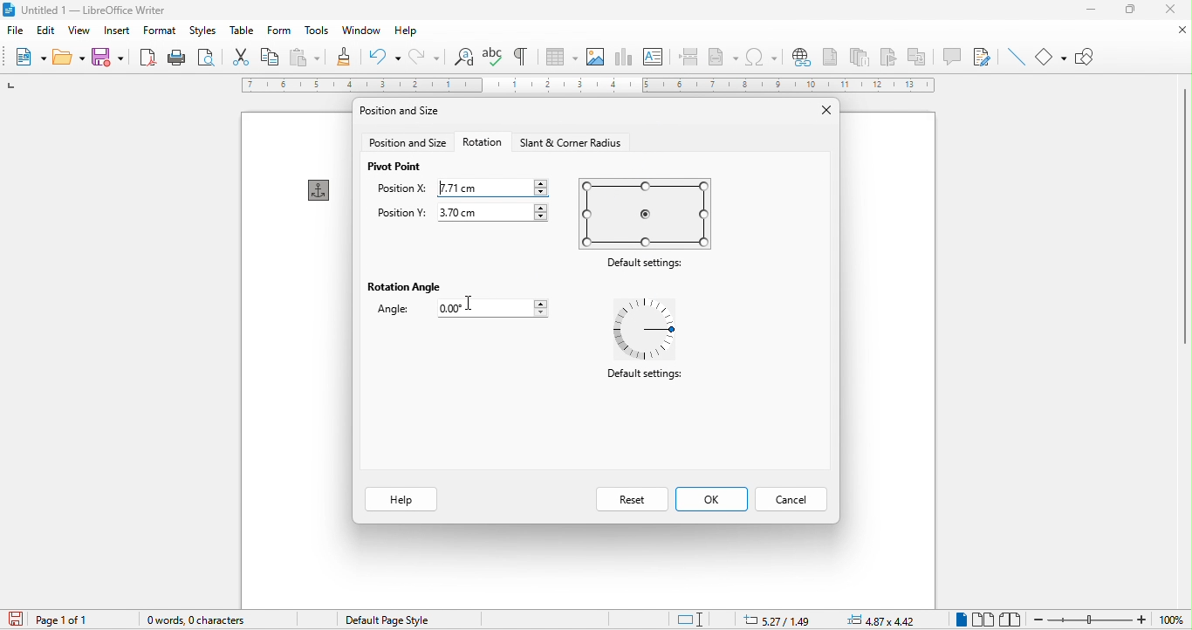 This screenshot has width=1192, height=630. What do you see at coordinates (160, 31) in the screenshot?
I see `format` at bounding box center [160, 31].